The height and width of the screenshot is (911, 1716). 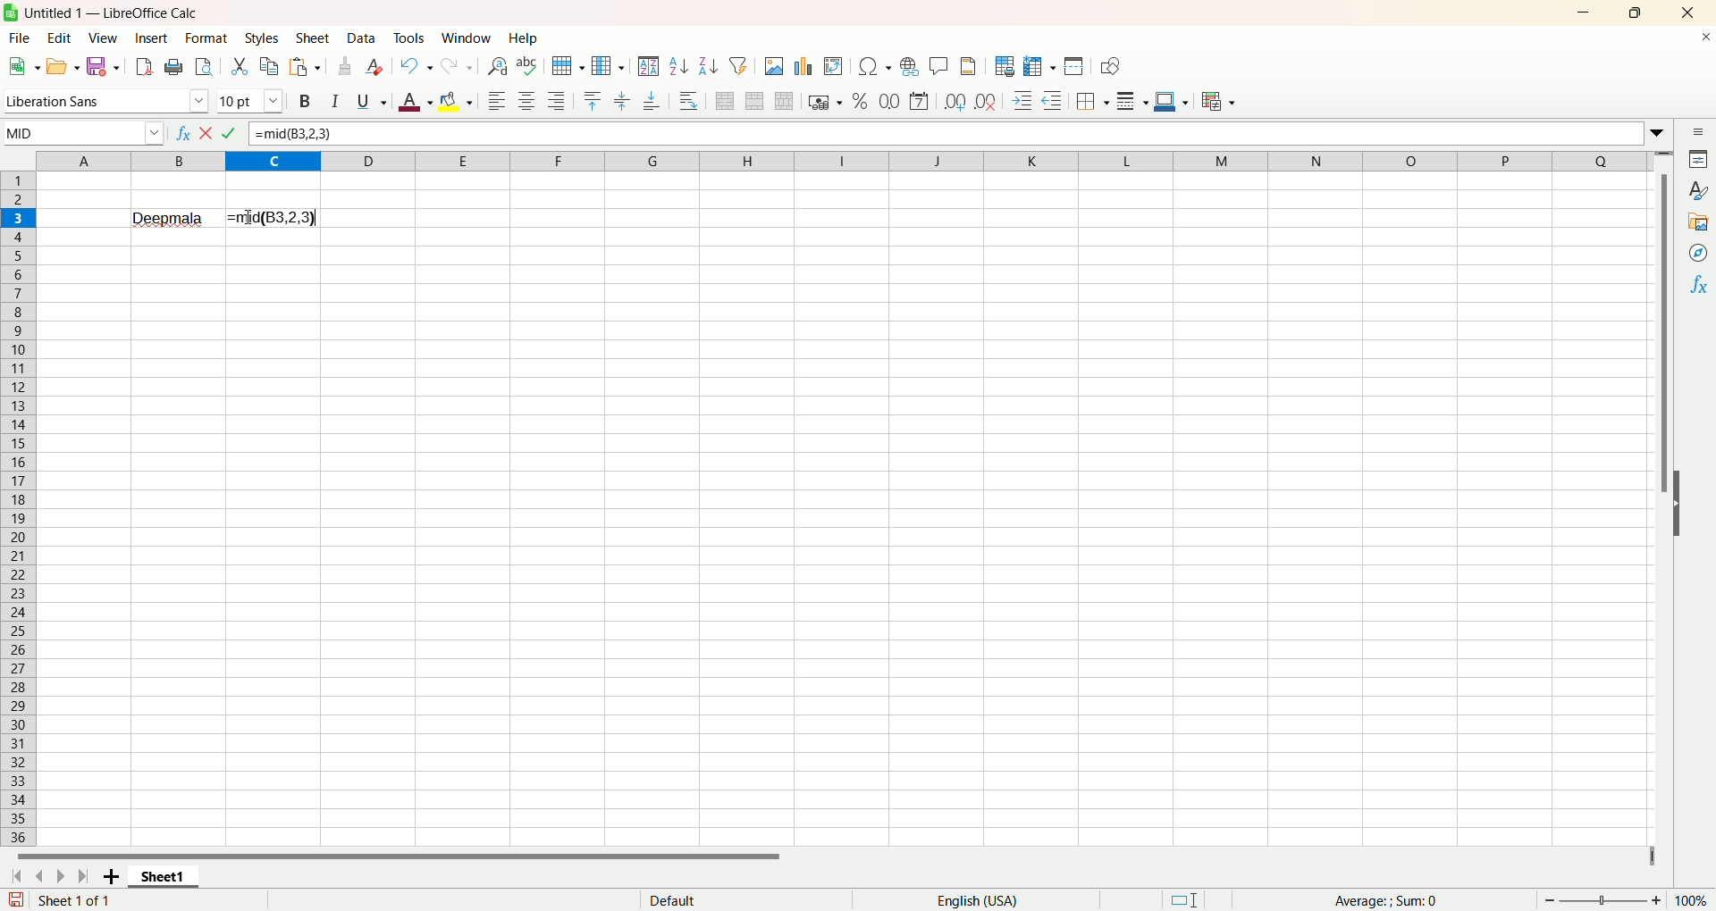 I want to click on Minimize, so click(x=1591, y=11).